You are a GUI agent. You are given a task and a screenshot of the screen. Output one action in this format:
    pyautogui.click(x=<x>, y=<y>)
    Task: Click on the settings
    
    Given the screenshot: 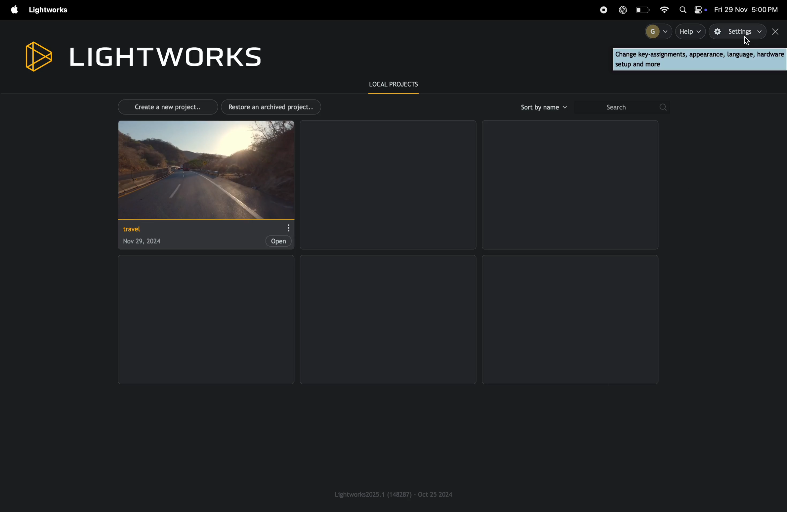 What is the action you would take?
    pyautogui.click(x=738, y=32)
    